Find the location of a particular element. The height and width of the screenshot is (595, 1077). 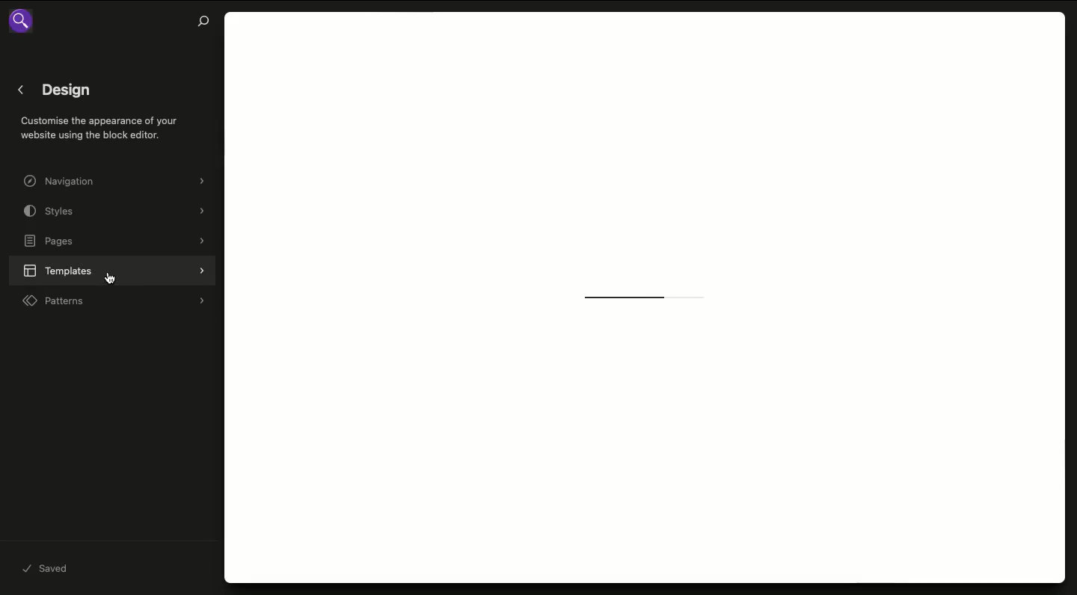

Search is located at coordinates (205, 25).